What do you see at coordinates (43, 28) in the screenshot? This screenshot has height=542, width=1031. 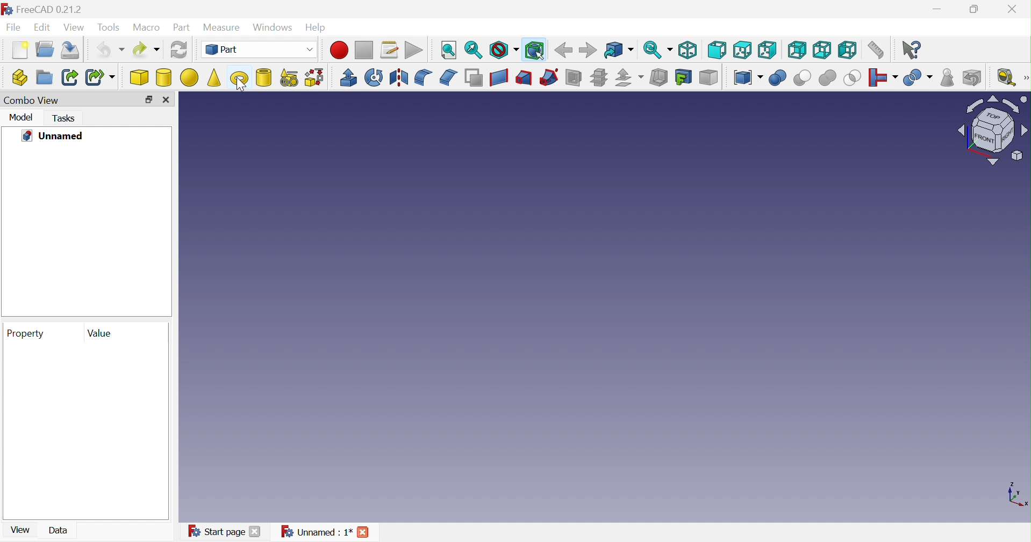 I see `Edit` at bounding box center [43, 28].